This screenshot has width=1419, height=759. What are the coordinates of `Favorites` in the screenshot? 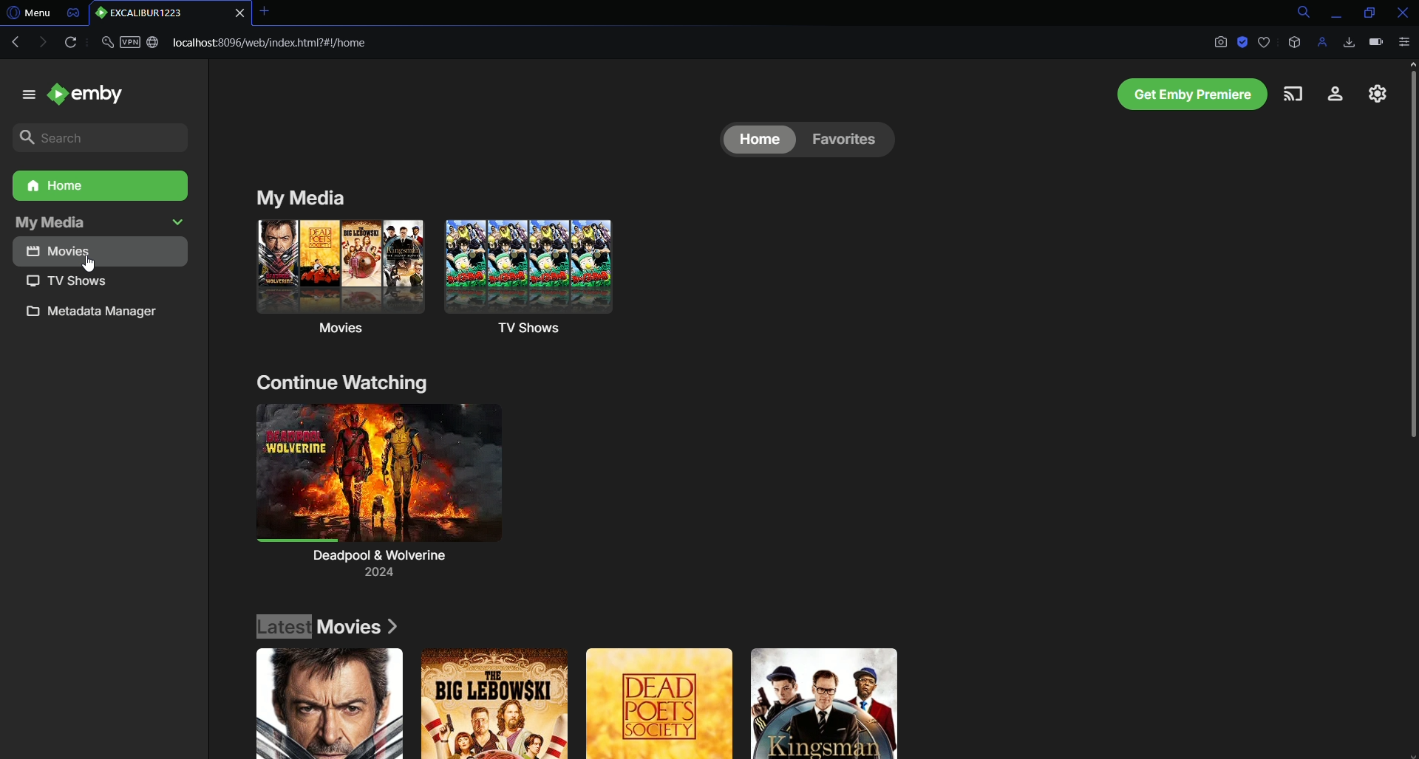 It's located at (854, 140).